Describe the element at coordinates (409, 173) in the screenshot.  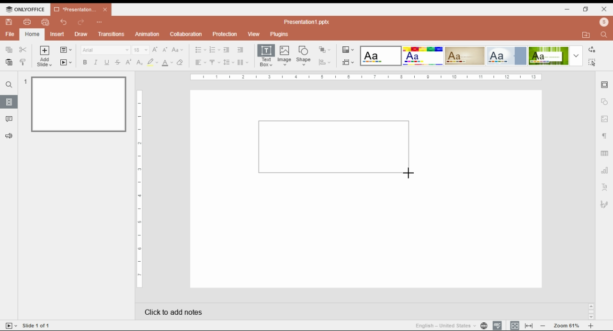
I see `mouse pointer` at that location.